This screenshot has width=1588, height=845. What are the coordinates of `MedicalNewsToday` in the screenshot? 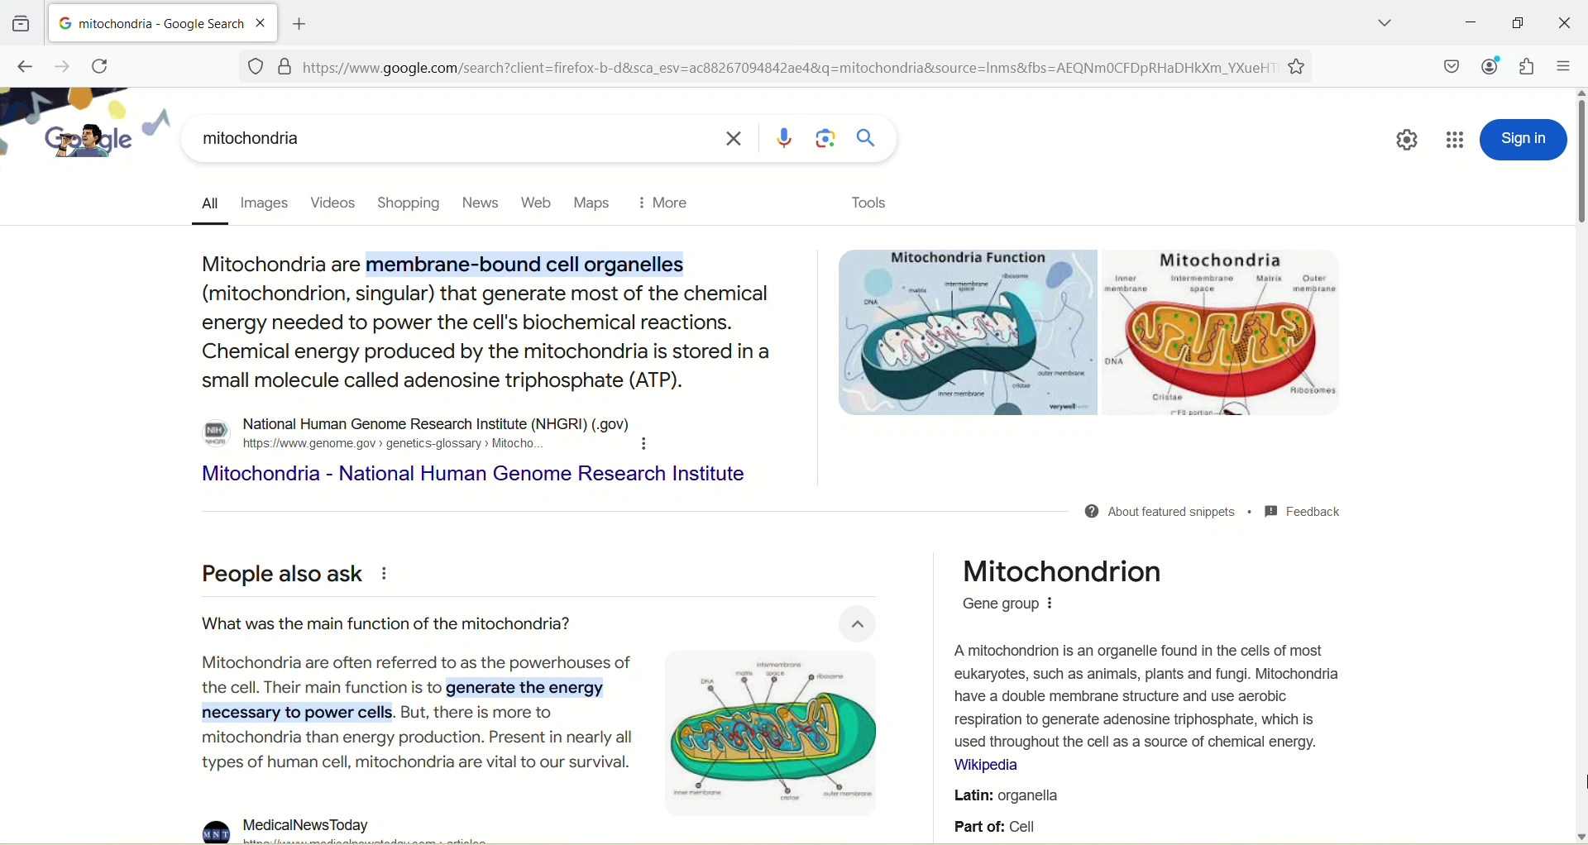 It's located at (306, 822).